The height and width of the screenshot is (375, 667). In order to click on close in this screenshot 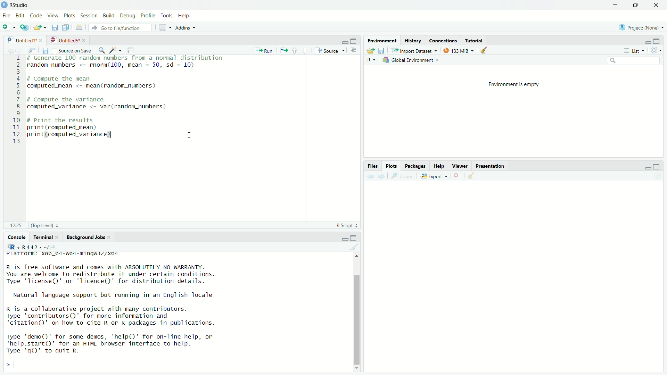, I will do `click(42, 40)`.